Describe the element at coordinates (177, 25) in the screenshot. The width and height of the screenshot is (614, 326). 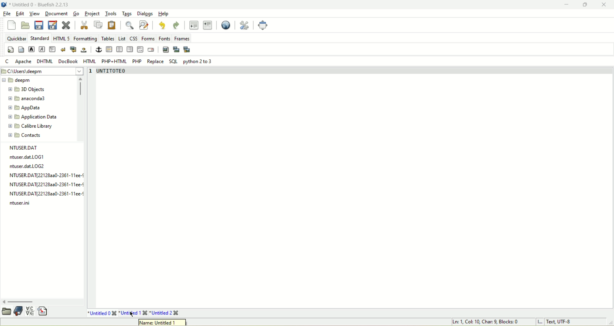
I see `redo` at that location.